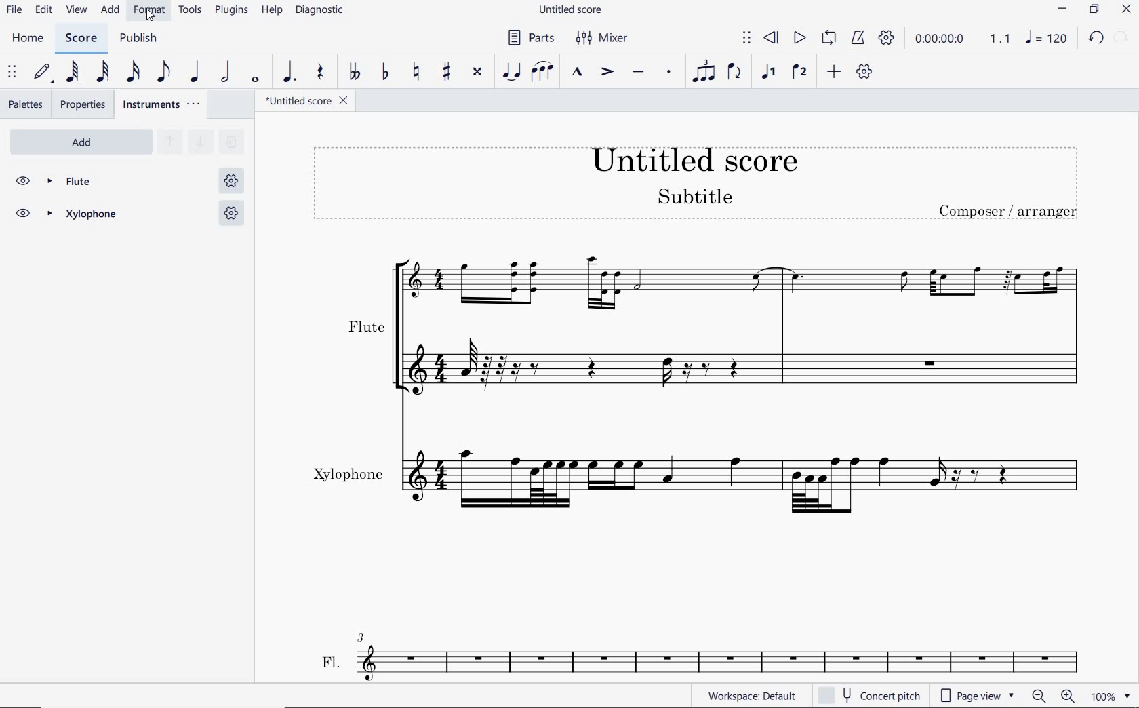 Image resolution: width=1139 pixels, height=708 pixels. What do you see at coordinates (543, 72) in the screenshot?
I see `SLUR` at bounding box center [543, 72].